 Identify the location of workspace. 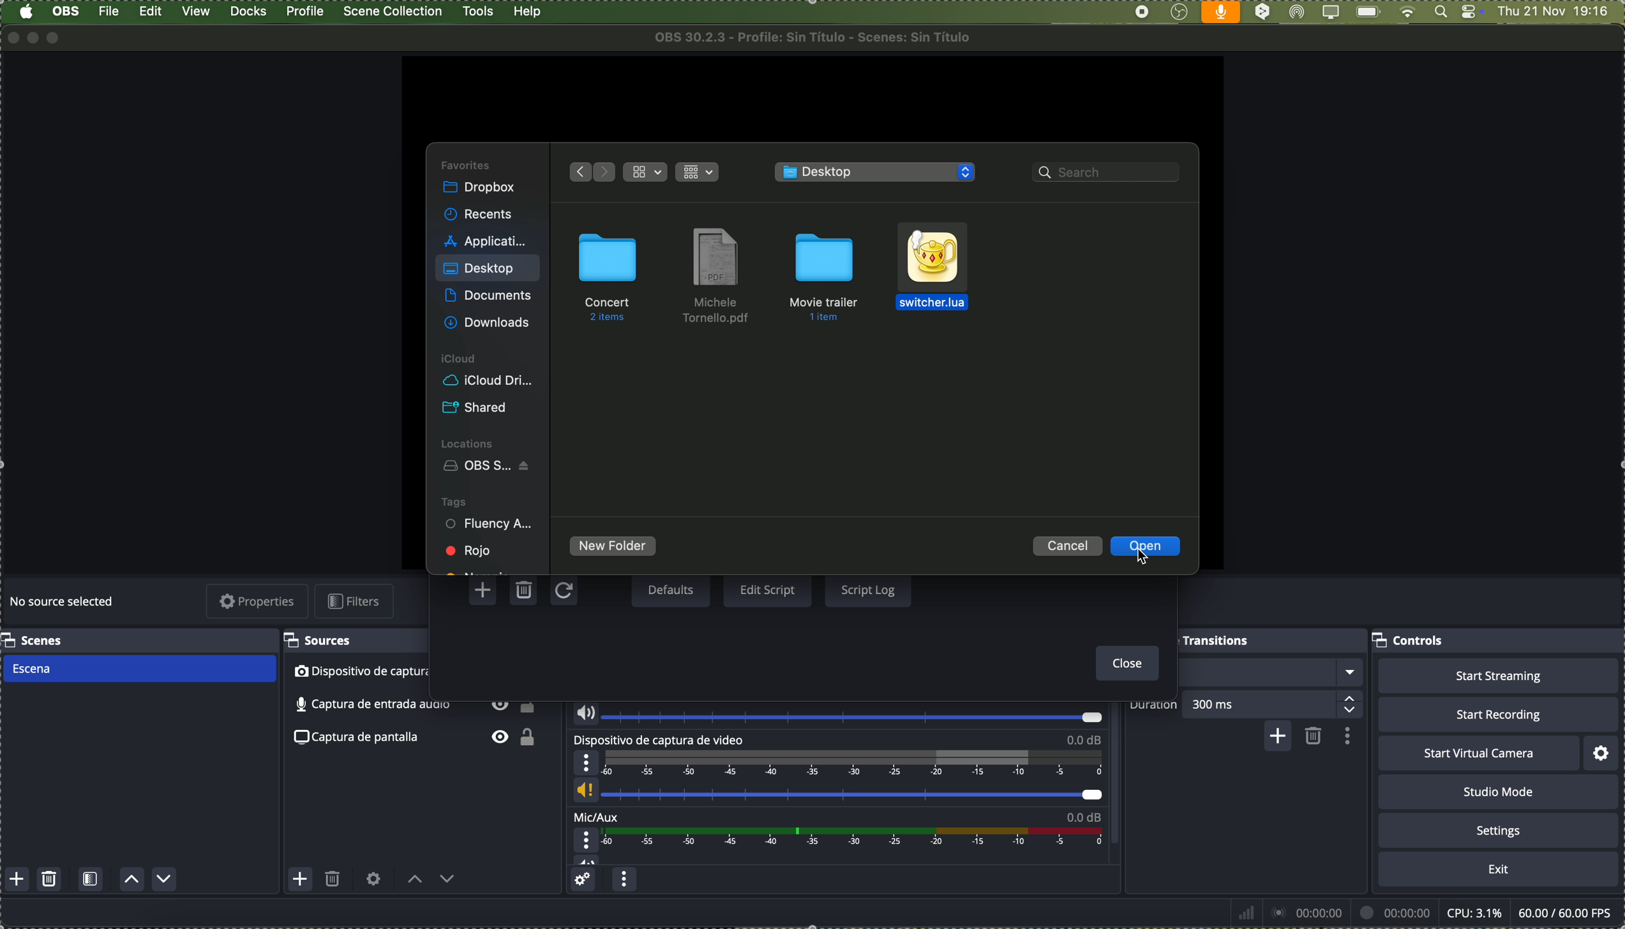
(811, 98).